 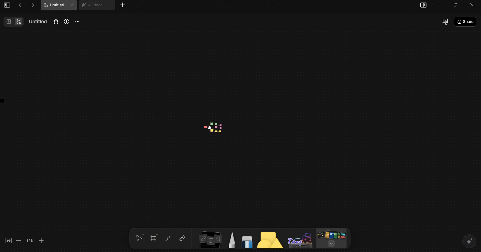 I want to click on Eraser Tool, so click(x=247, y=240).